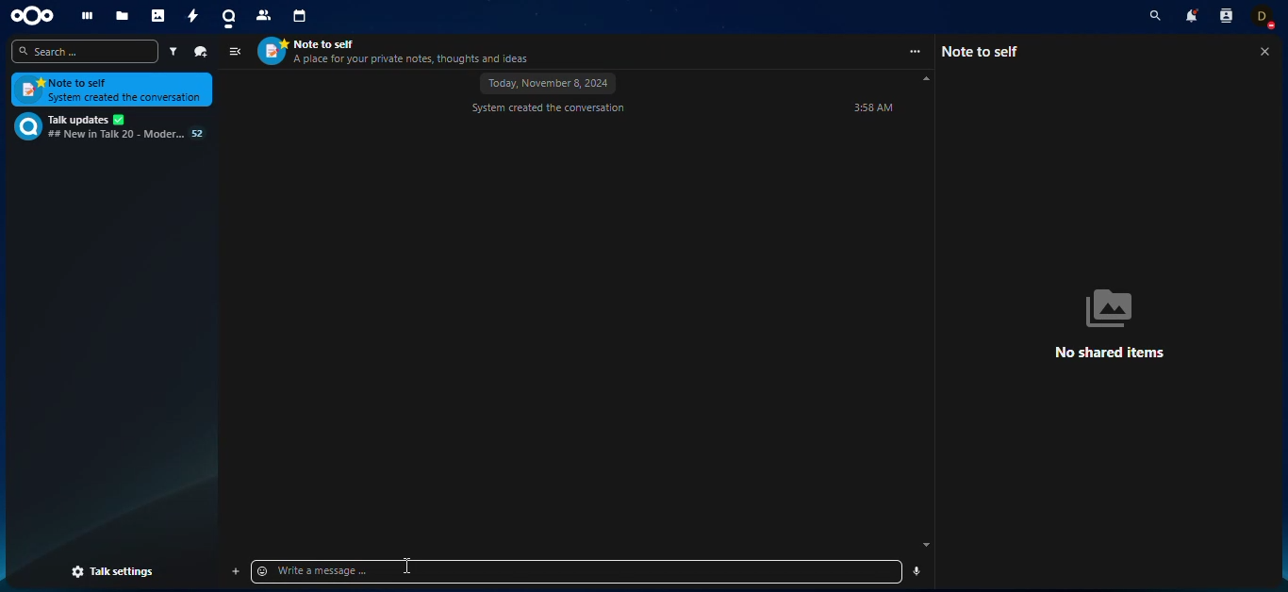 The image size is (1288, 592). Describe the element at coordinates (926, 546) in the screenshot. I see `scroll down` at that location.